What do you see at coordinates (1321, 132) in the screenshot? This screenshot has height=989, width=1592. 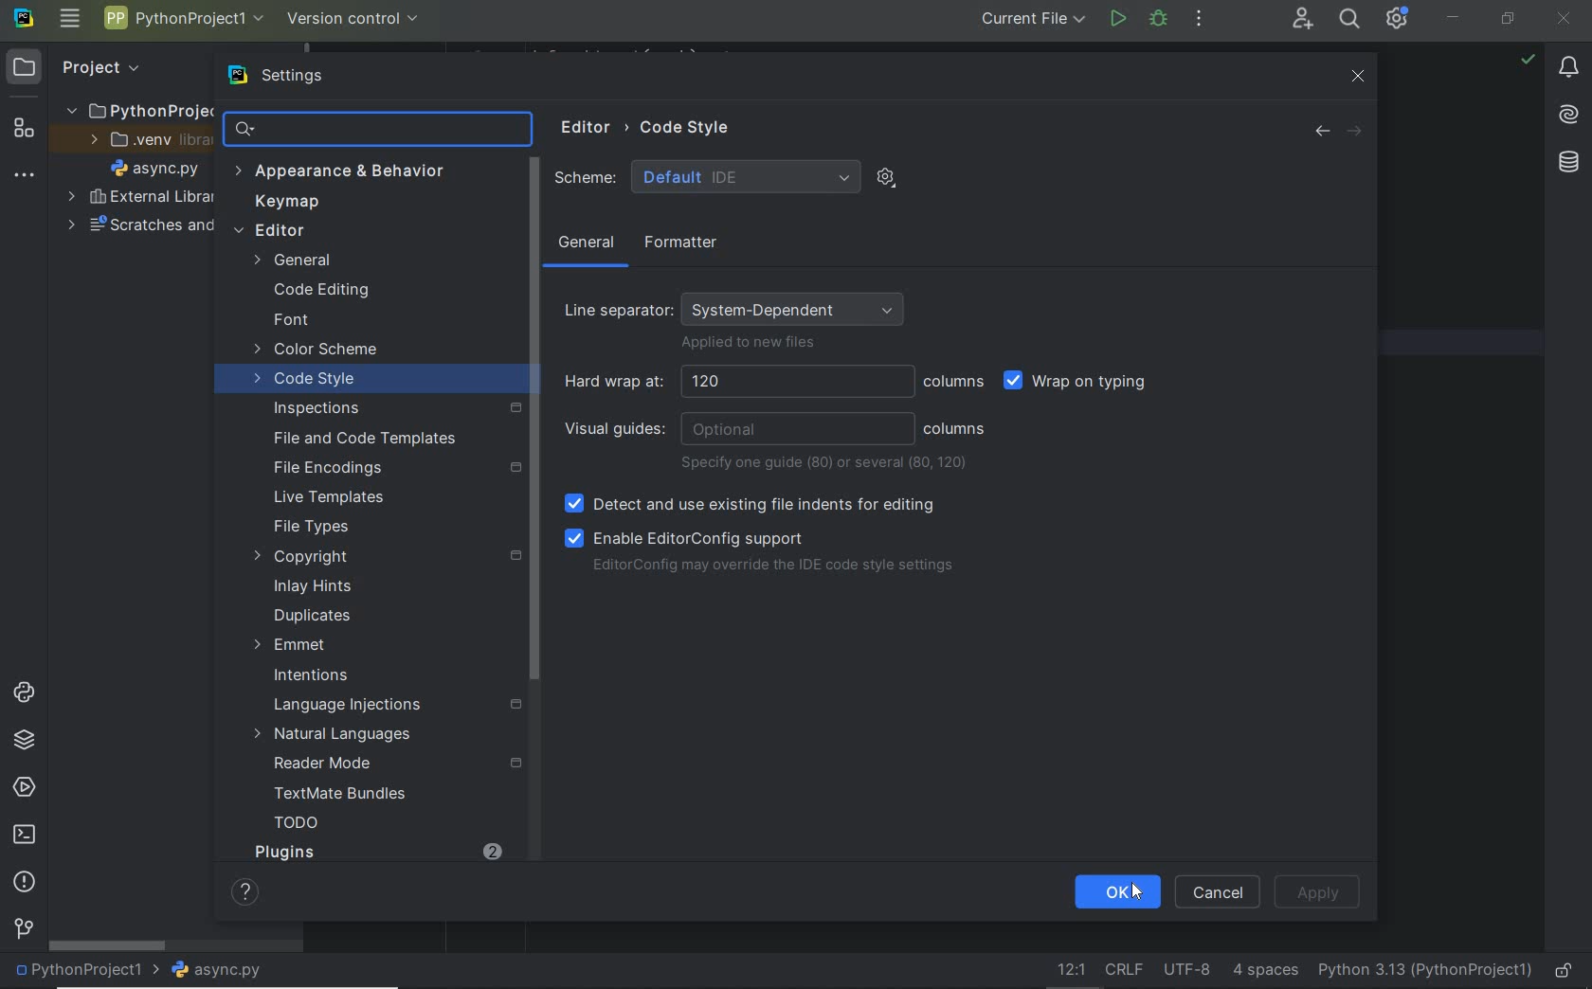 I see `back` at bounding box center [1321, 132].